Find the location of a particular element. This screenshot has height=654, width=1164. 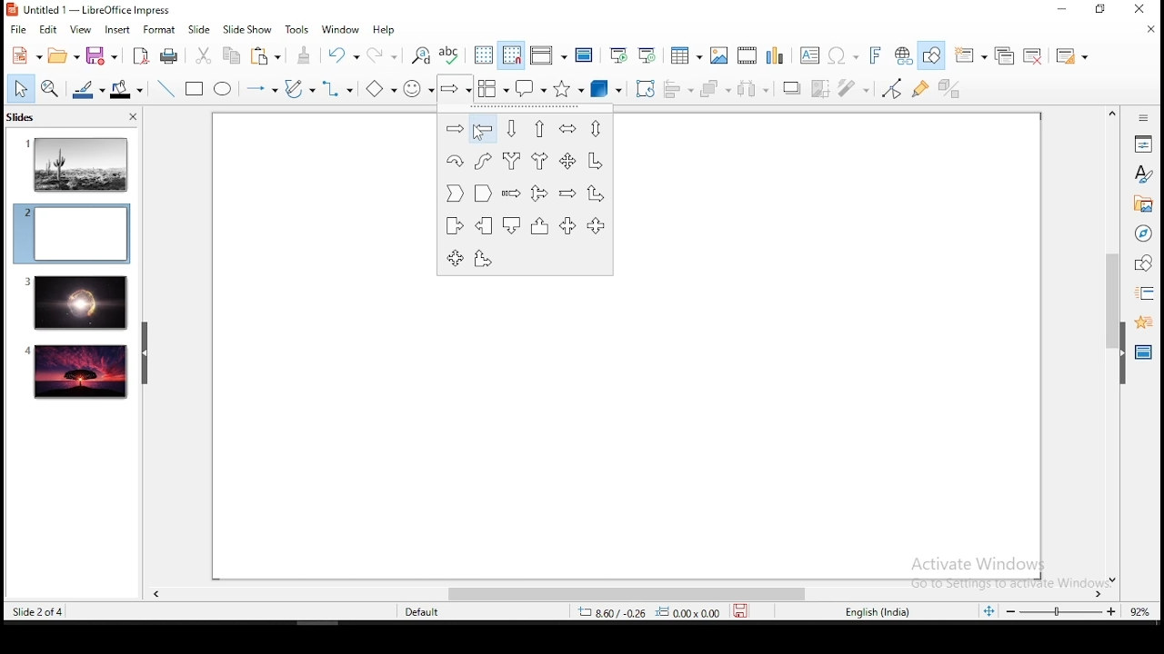

slide transition is located at coordinates (1144, 294).